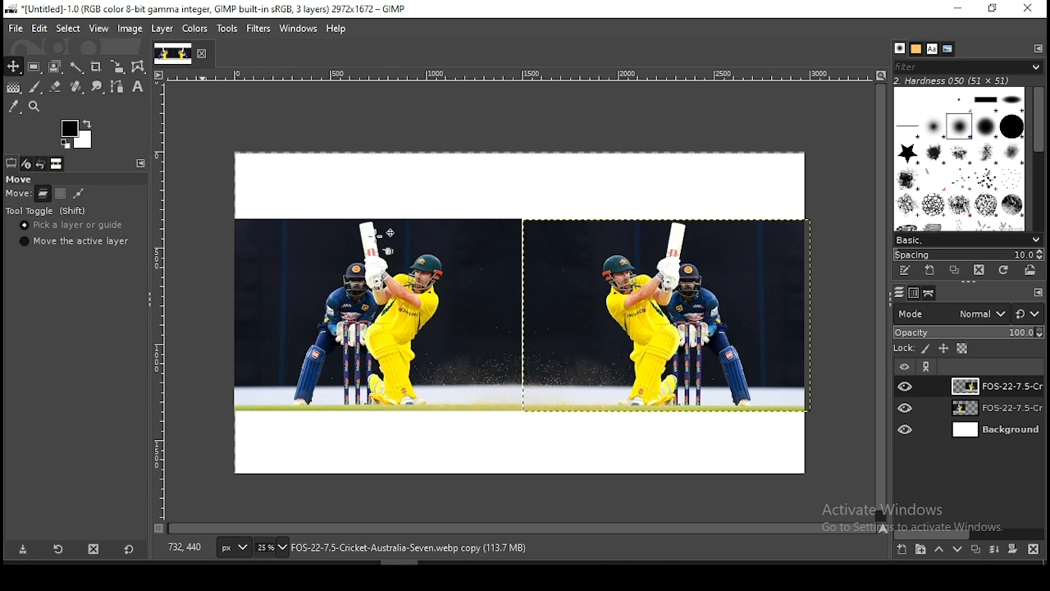 The image size is (1050, 591). I want to click on text tool, so click(136, 88).